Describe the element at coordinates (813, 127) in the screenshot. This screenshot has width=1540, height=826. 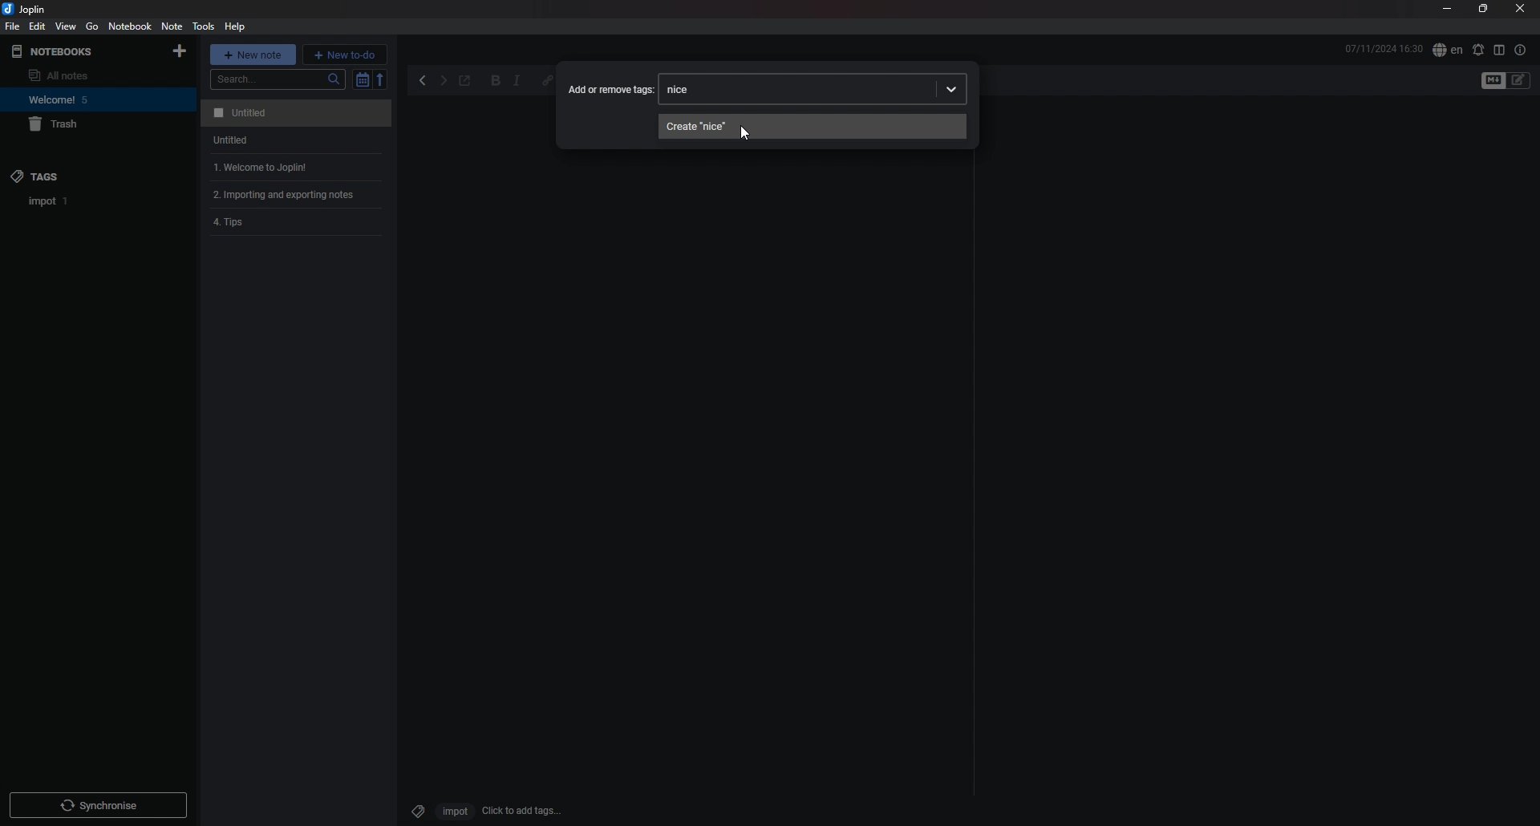
I see `create tag` at that location.